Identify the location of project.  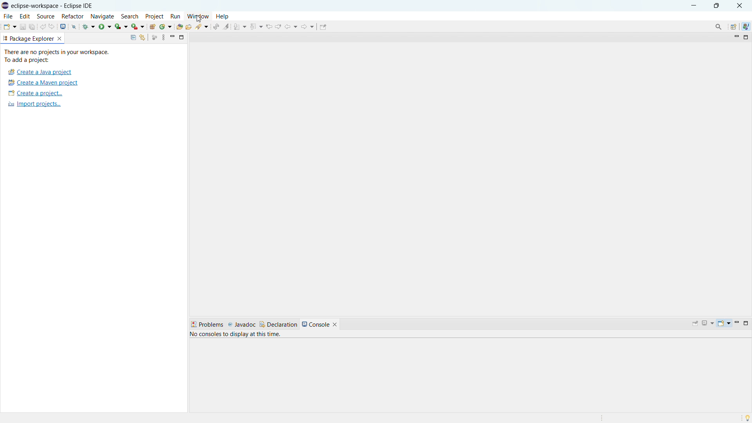
(154, 16).